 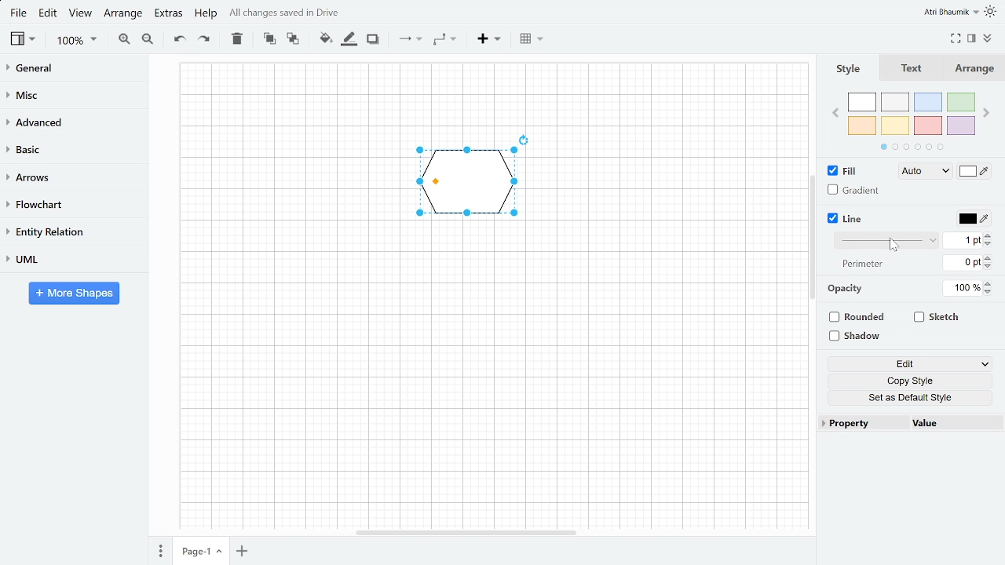 What do you see at coordinates (842, 219) in the screenshot?
I see `Line` at bounding box center [842, 219].